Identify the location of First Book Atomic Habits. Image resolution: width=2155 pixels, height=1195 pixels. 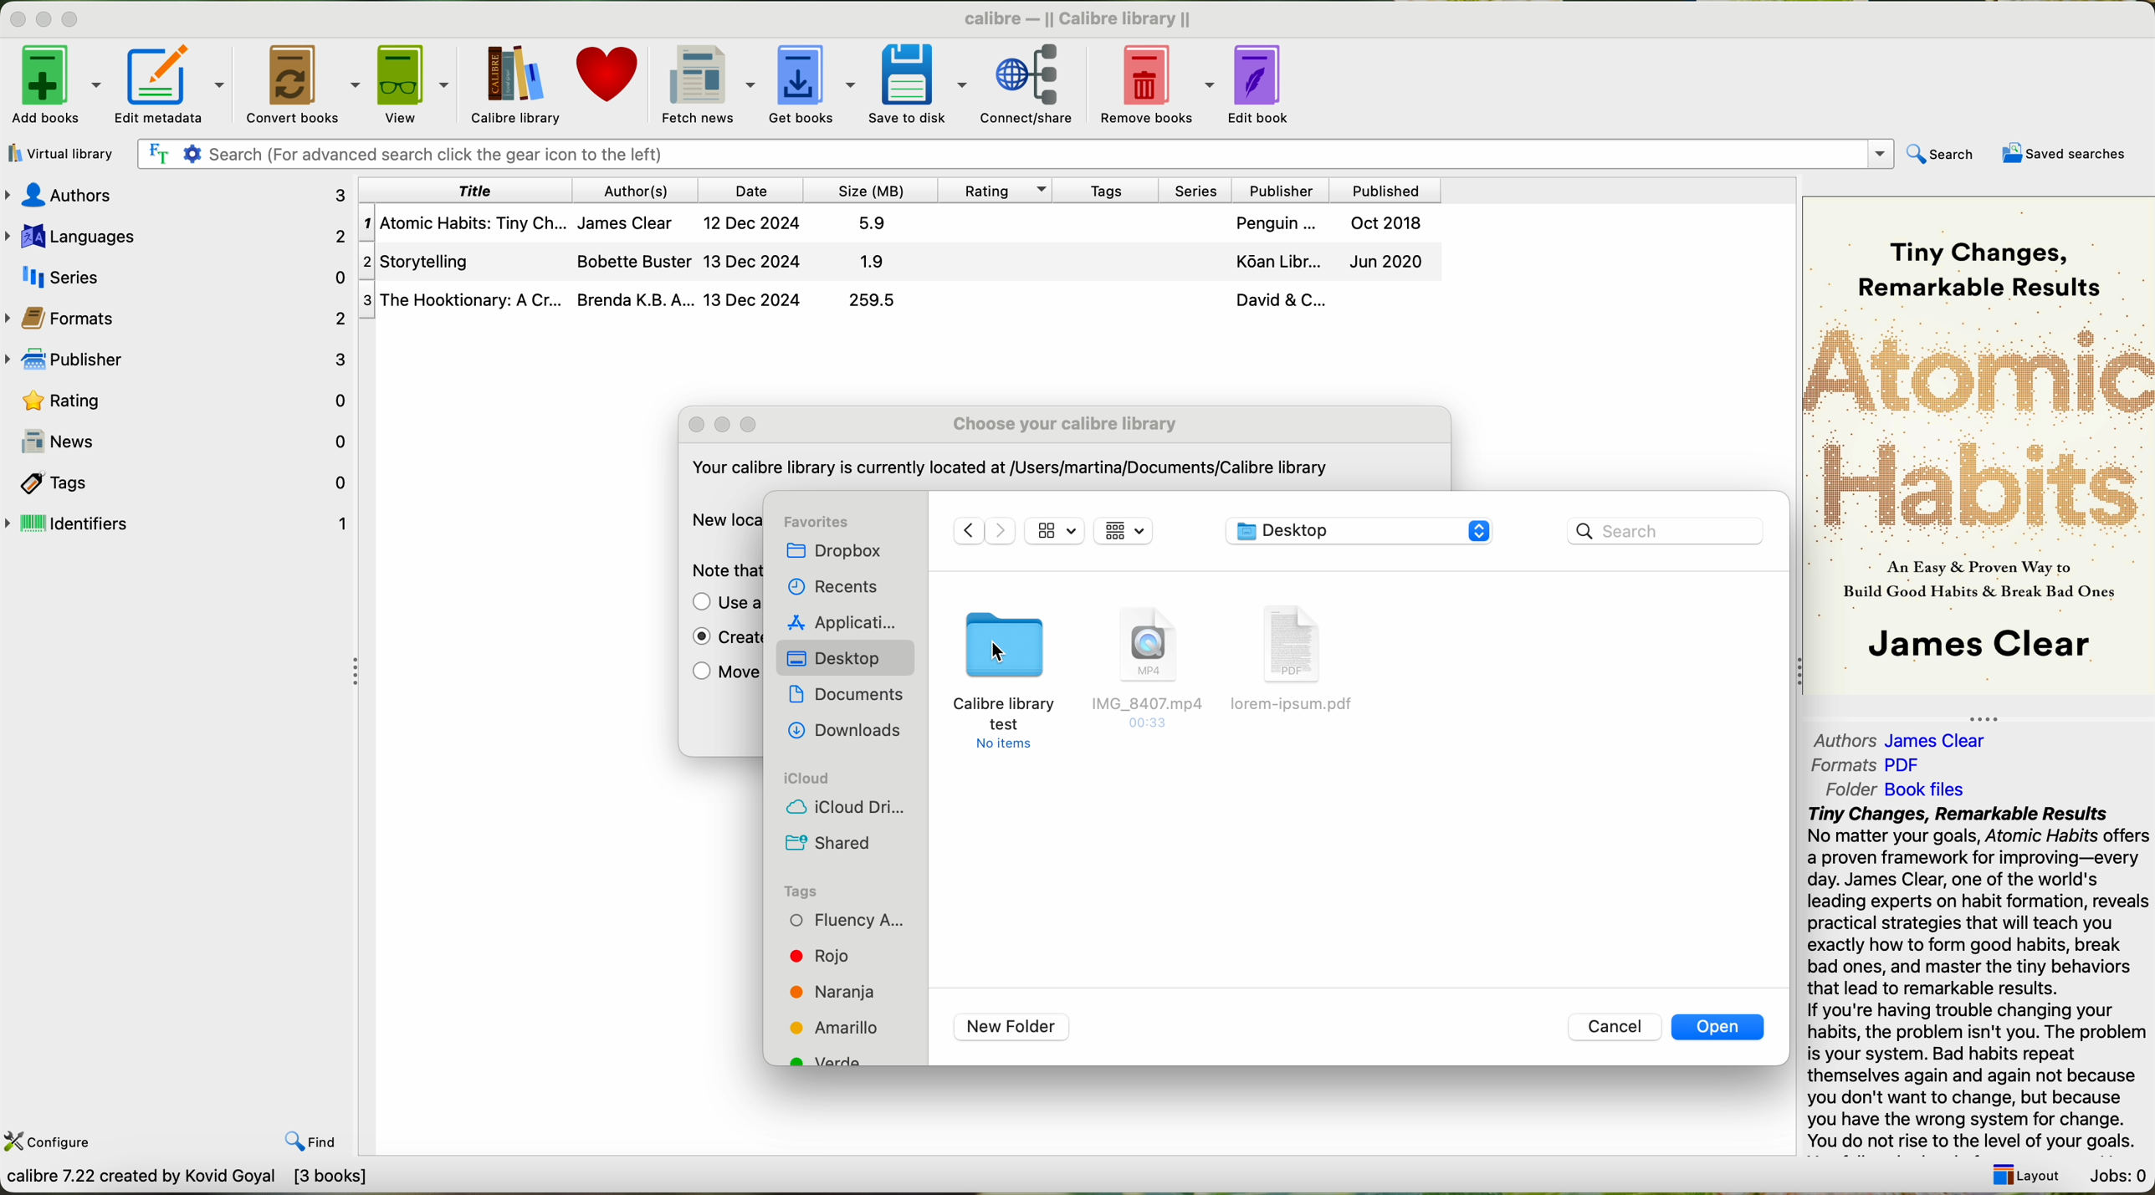
(905, 226).